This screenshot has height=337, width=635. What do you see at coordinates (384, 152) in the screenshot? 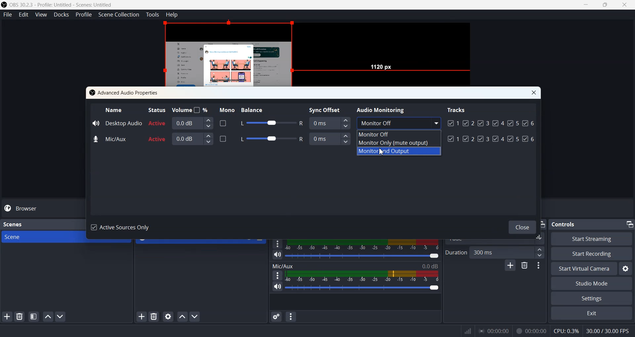
I see `Cursor` at bounding box center [384, 152].